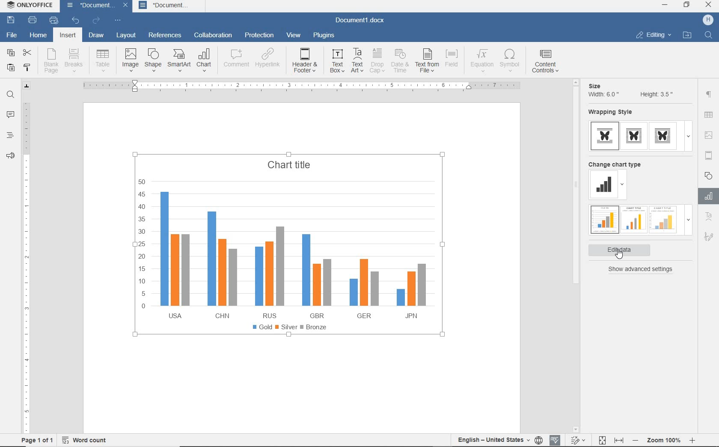  What do you see at coordinates (601, 440) in the screenshot?
I see `fit to page` at bounding box center [601, 440].